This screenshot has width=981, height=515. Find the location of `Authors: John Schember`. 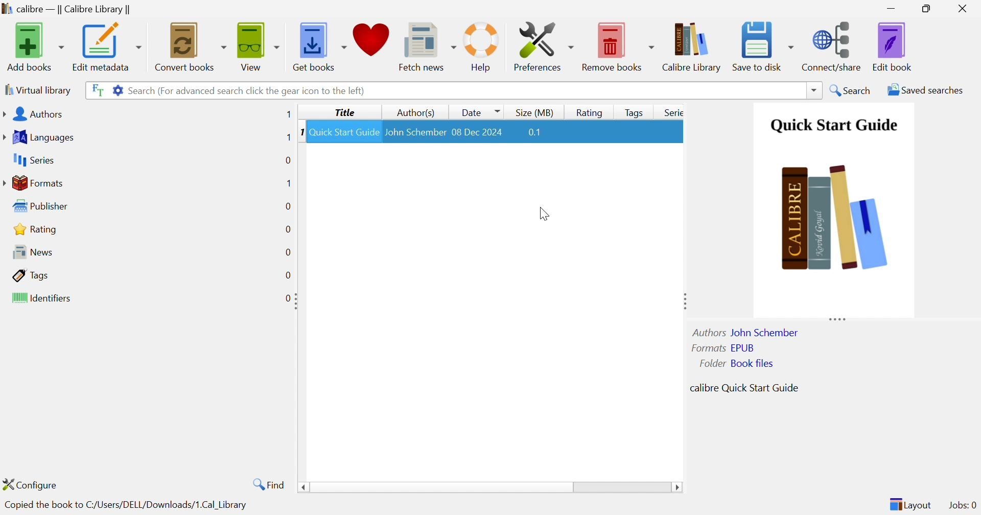

Authors: John Schember is located at coordinates (747, 332).